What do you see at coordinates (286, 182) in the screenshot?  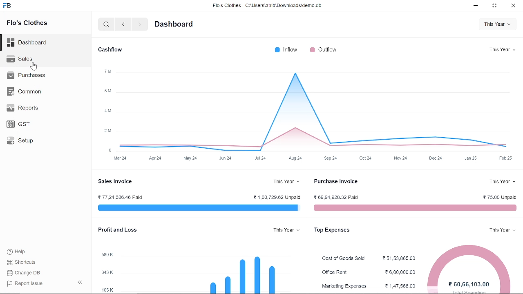 I see `This Year` at bounding box center [286, 182].